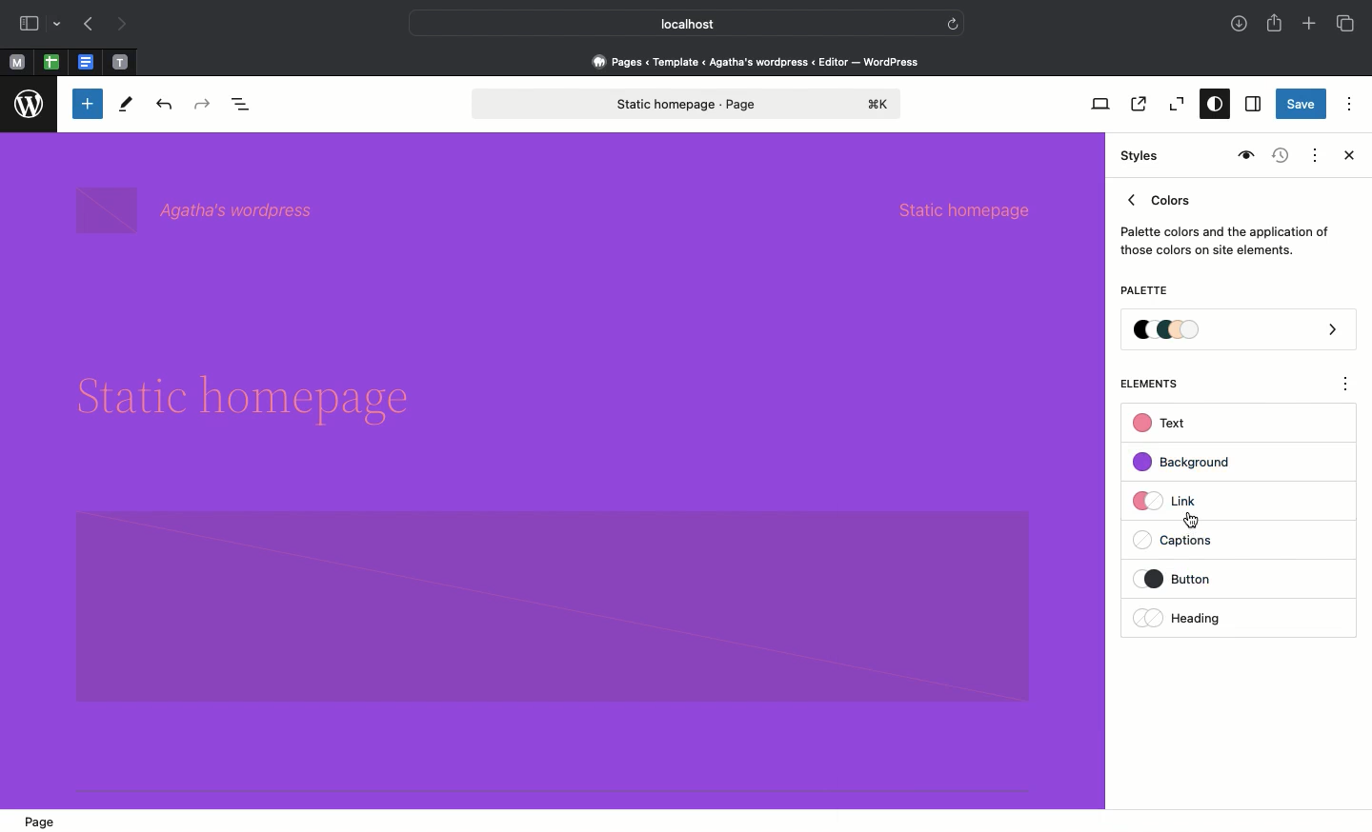  I want to click on Redo, so click(205, 105).